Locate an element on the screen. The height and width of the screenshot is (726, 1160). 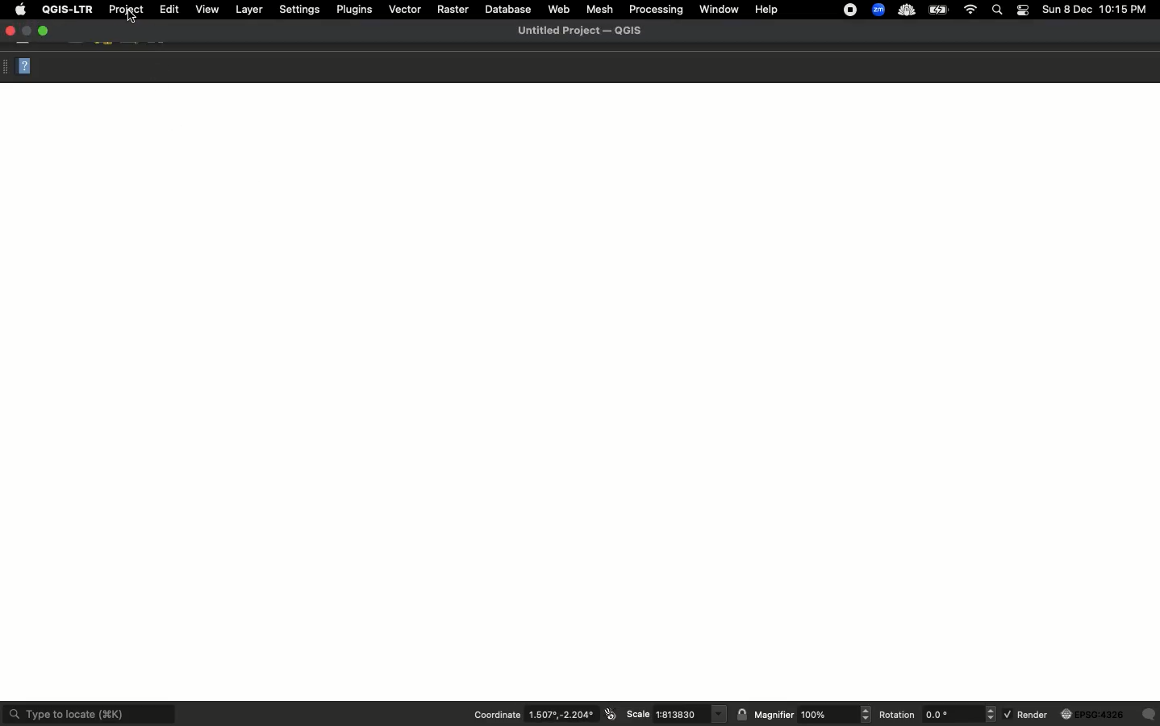
Render is located at coordinates (1027, 715).